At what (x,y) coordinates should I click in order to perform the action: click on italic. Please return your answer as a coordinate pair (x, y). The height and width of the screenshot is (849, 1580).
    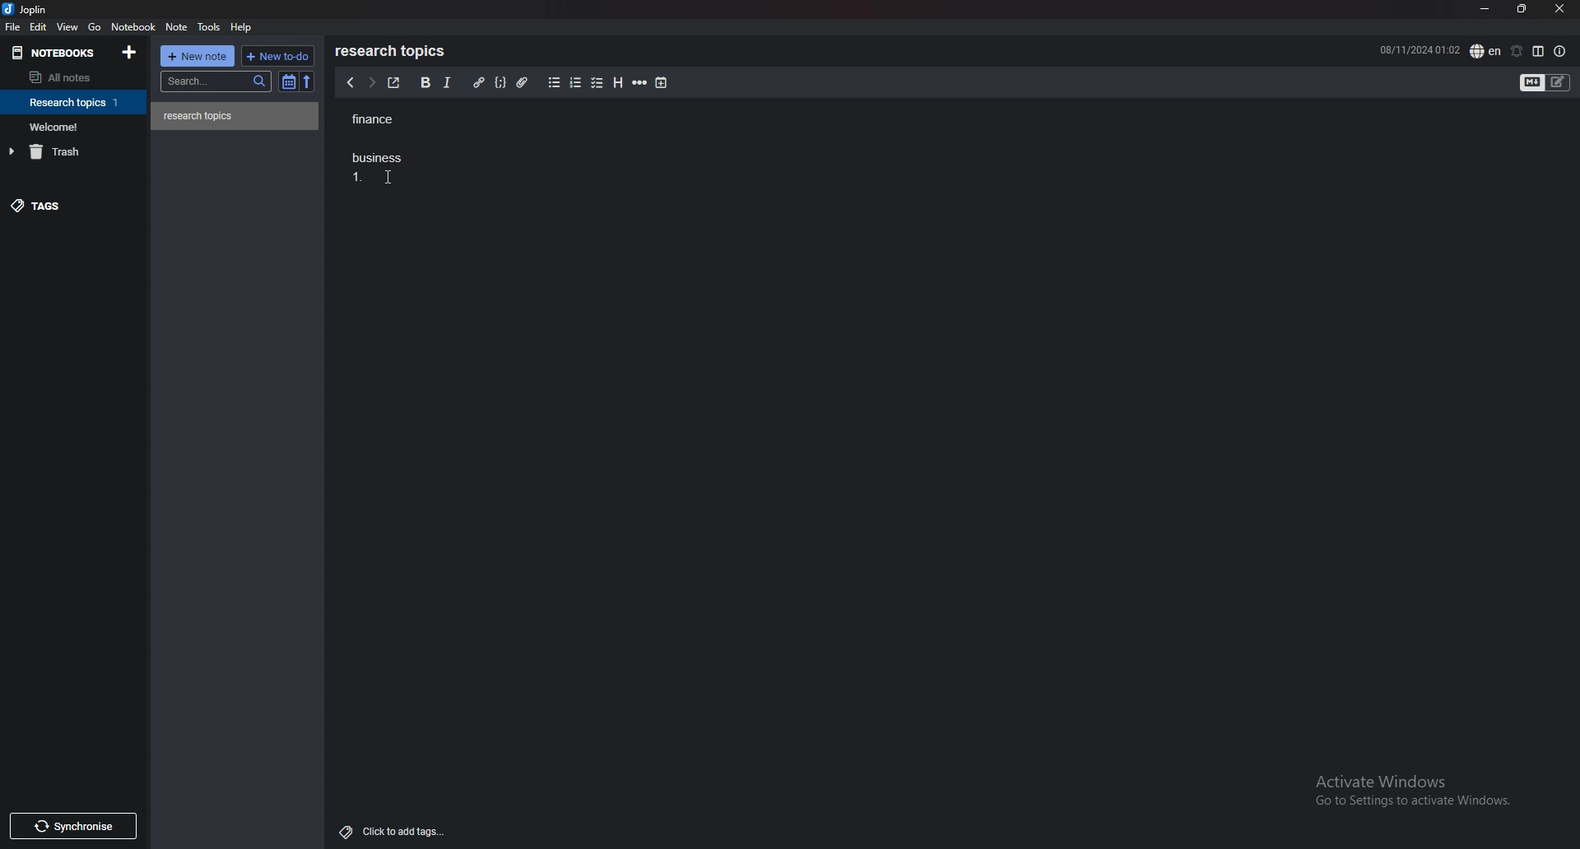
    Looking at the image, I should click on (447, 82).